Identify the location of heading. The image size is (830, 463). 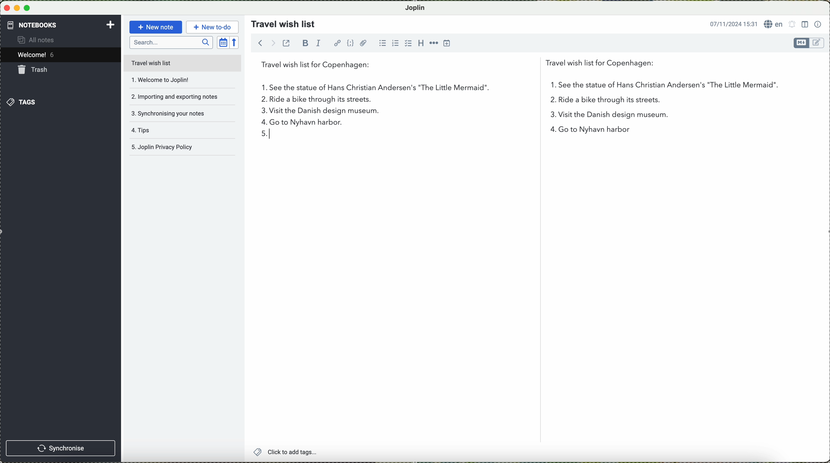
(420, 43).